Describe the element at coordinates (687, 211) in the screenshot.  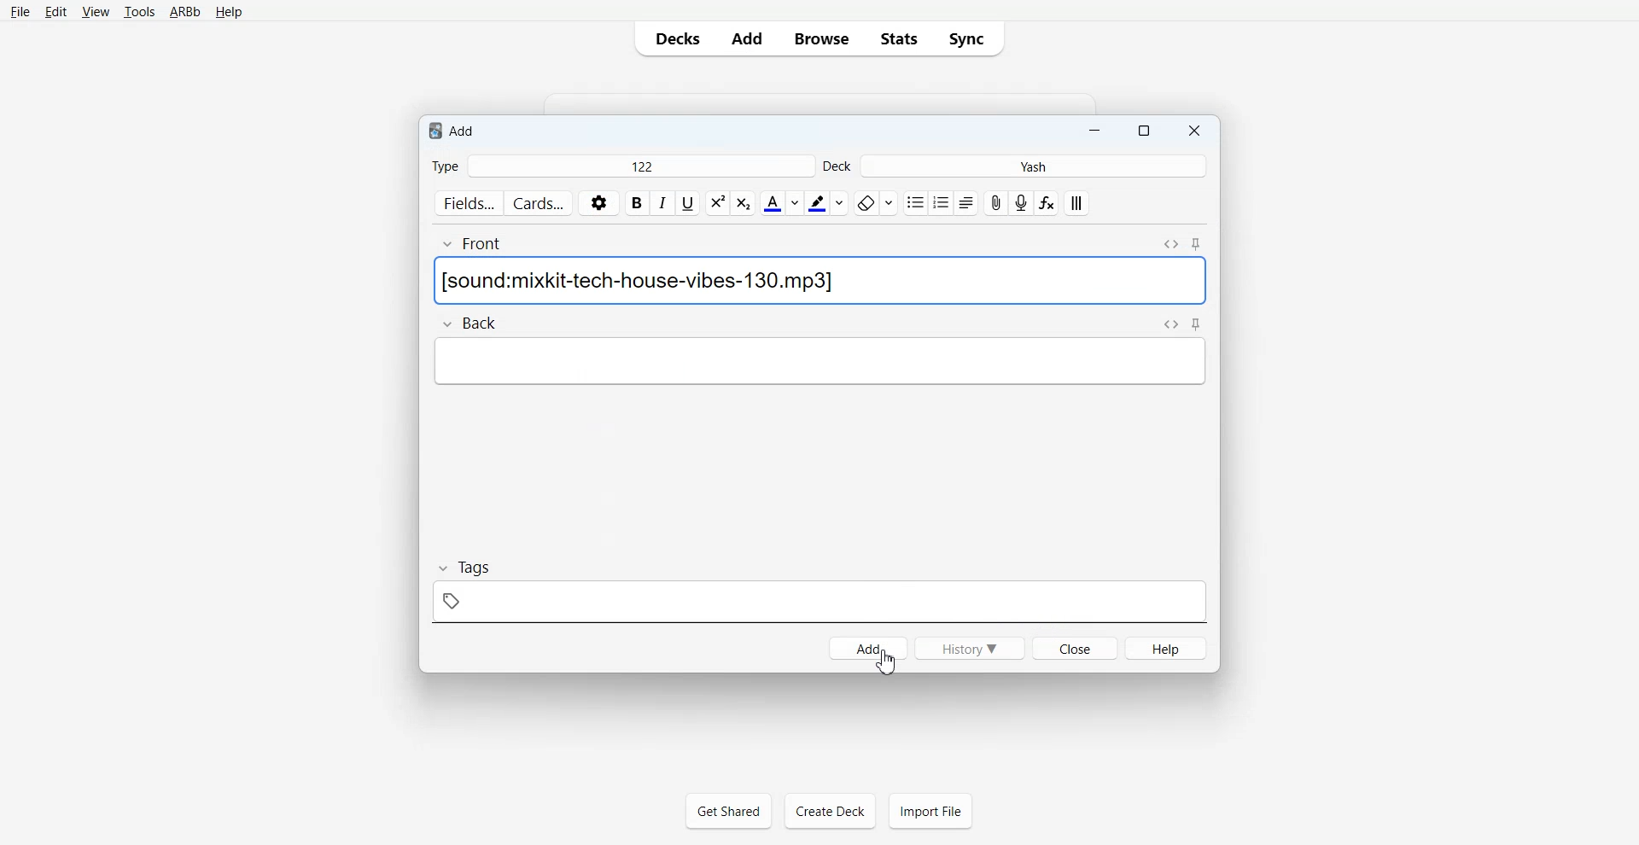
I see `underline` at that location.